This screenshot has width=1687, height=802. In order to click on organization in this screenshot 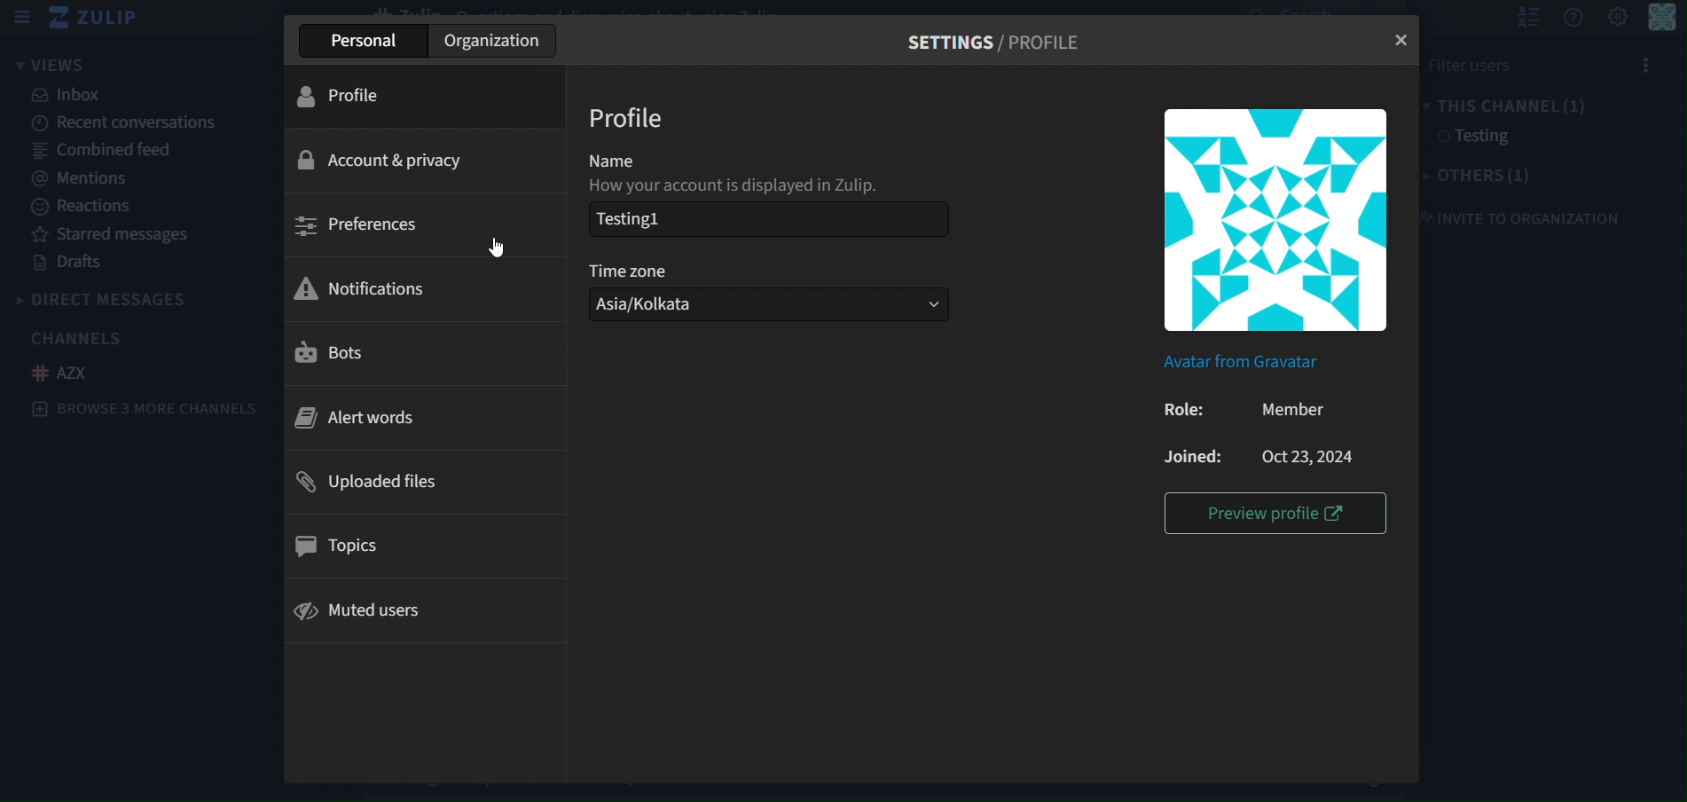, I will do `click(498, 43)`.